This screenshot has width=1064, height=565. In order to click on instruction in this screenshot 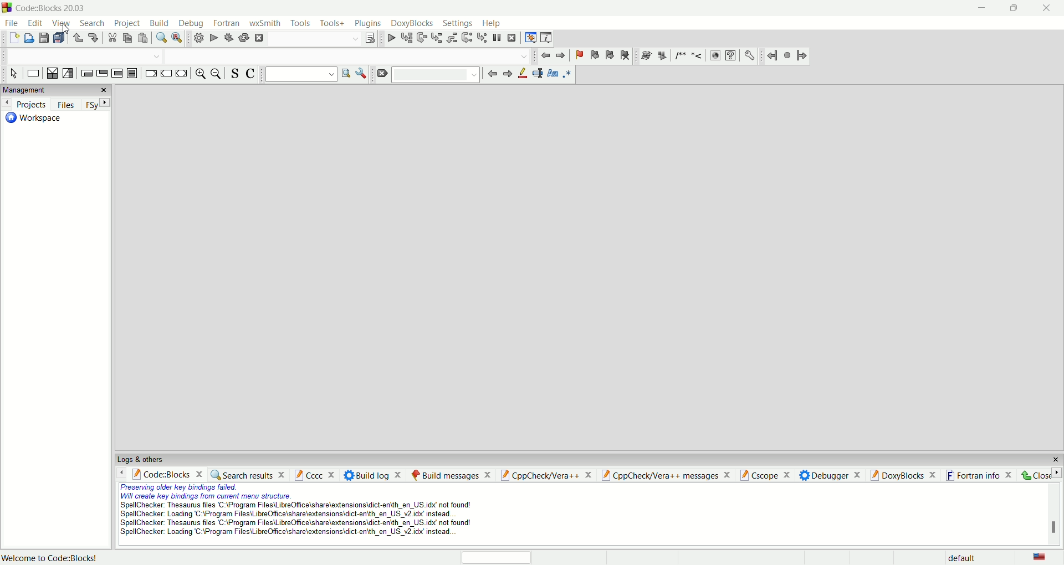, I will do `click(32, 75)`.